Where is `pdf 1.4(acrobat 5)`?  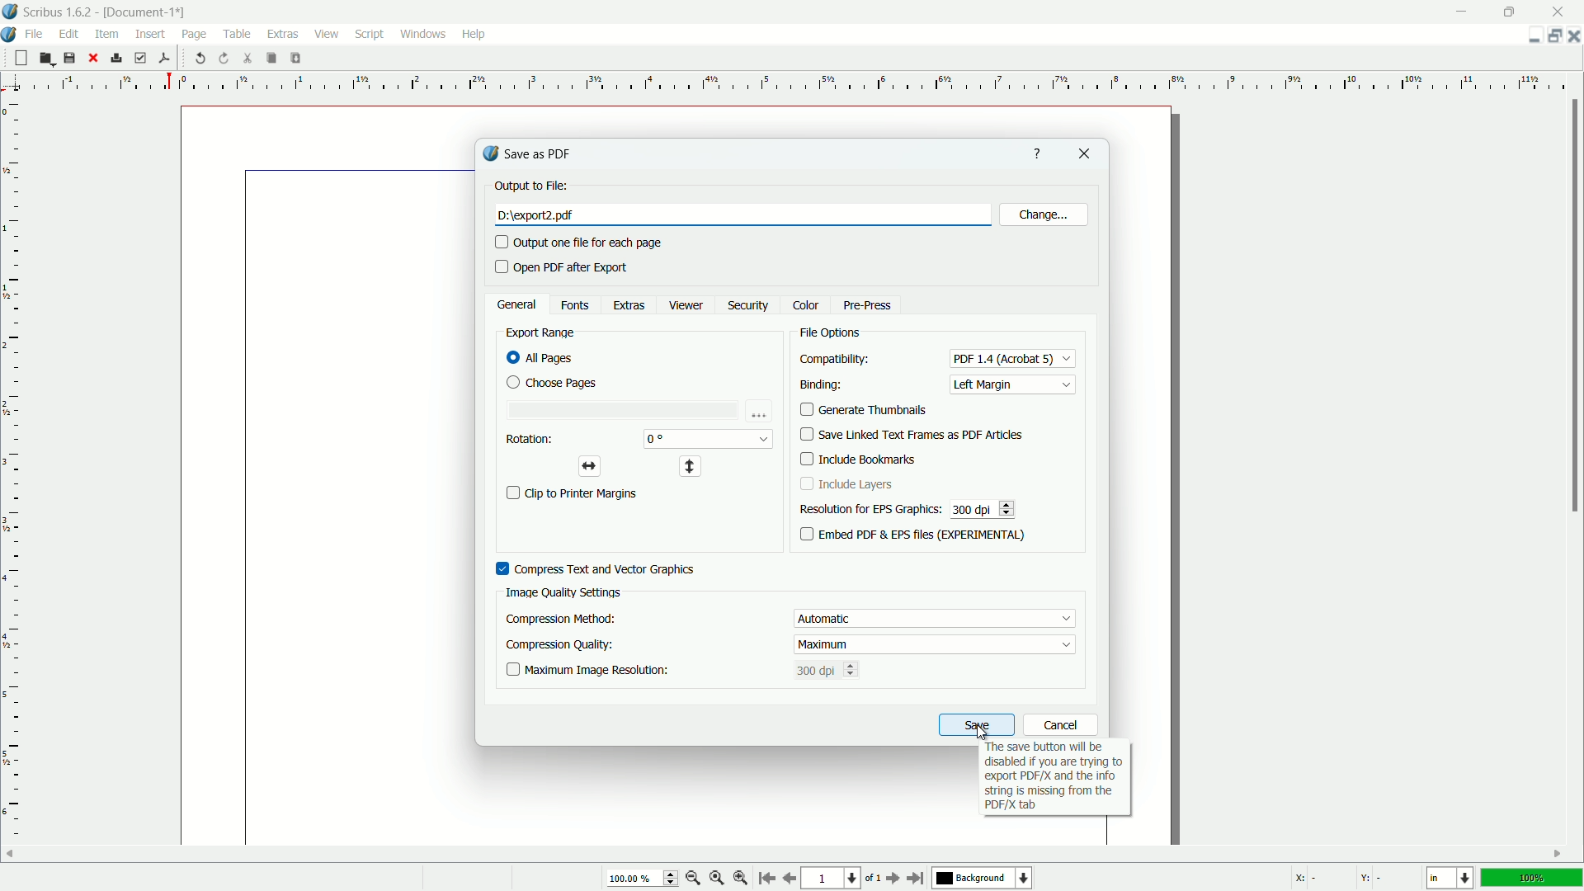 pdf 1.4(acrobat 5) is located at coordinates (1012, 360).